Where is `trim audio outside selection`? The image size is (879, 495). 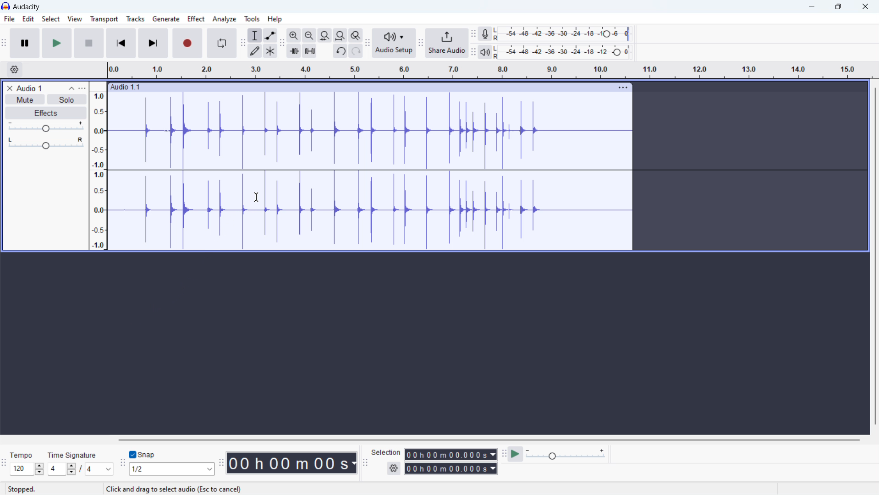 trim audio outside selection is located at coordinates (294, 51).